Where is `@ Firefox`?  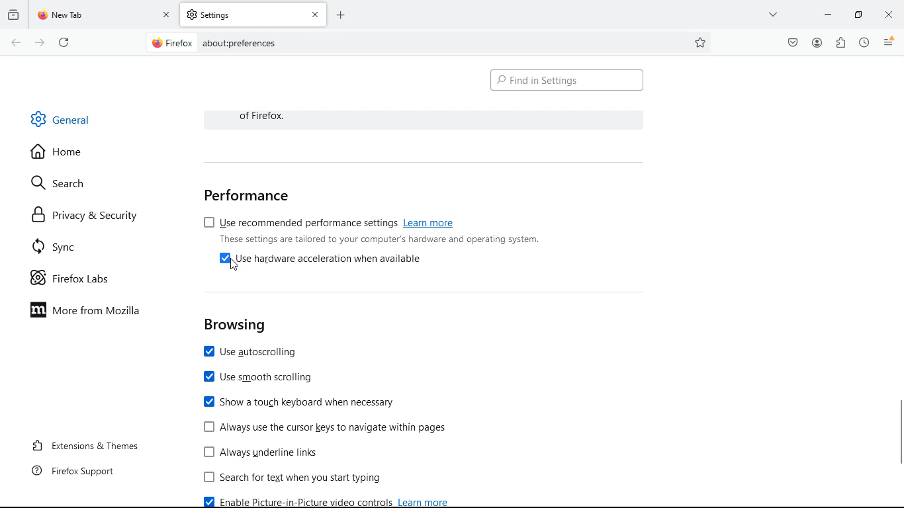 @ Firefox is located at coordinates (171, 42).